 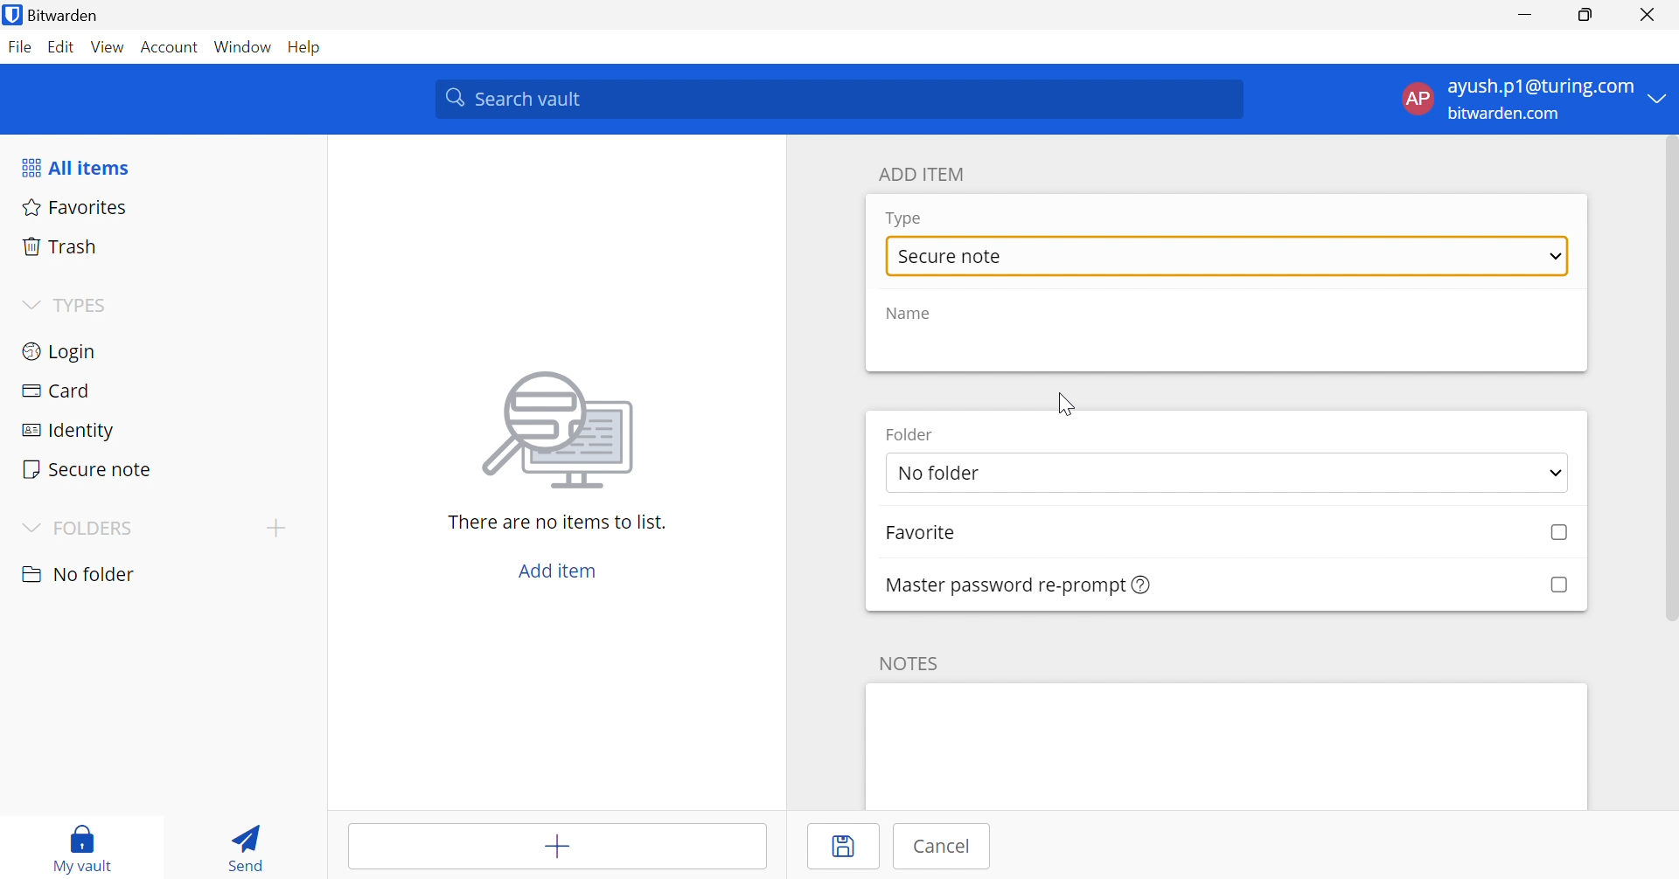 I want to click on Checkbox, so click(x=1560, y=535).